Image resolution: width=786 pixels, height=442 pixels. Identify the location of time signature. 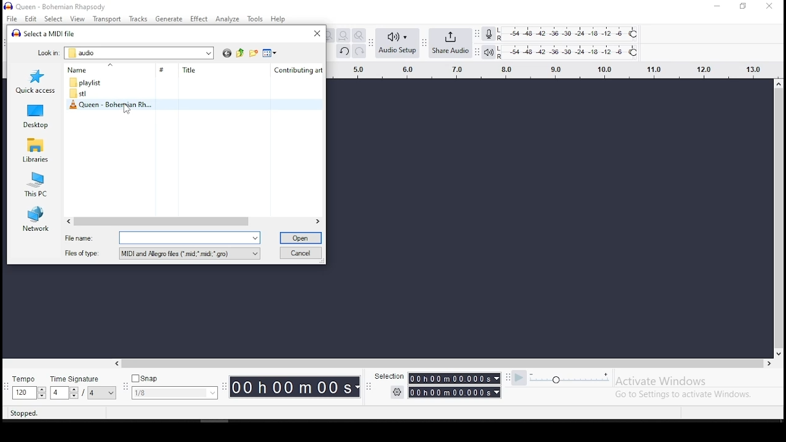
(85, 388).